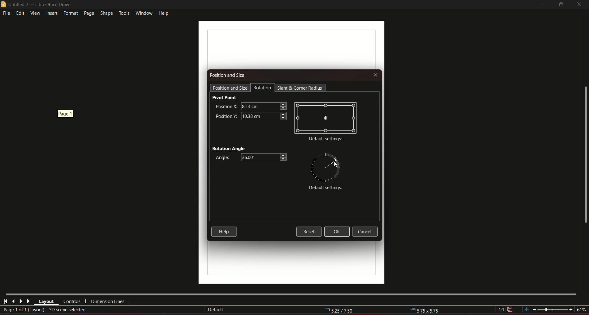 The width and height of the screenshot is (589, 315). What do you see at coordinates (6, 301) in the screenshot?
I see `first page` at bounding box center [6, 301].